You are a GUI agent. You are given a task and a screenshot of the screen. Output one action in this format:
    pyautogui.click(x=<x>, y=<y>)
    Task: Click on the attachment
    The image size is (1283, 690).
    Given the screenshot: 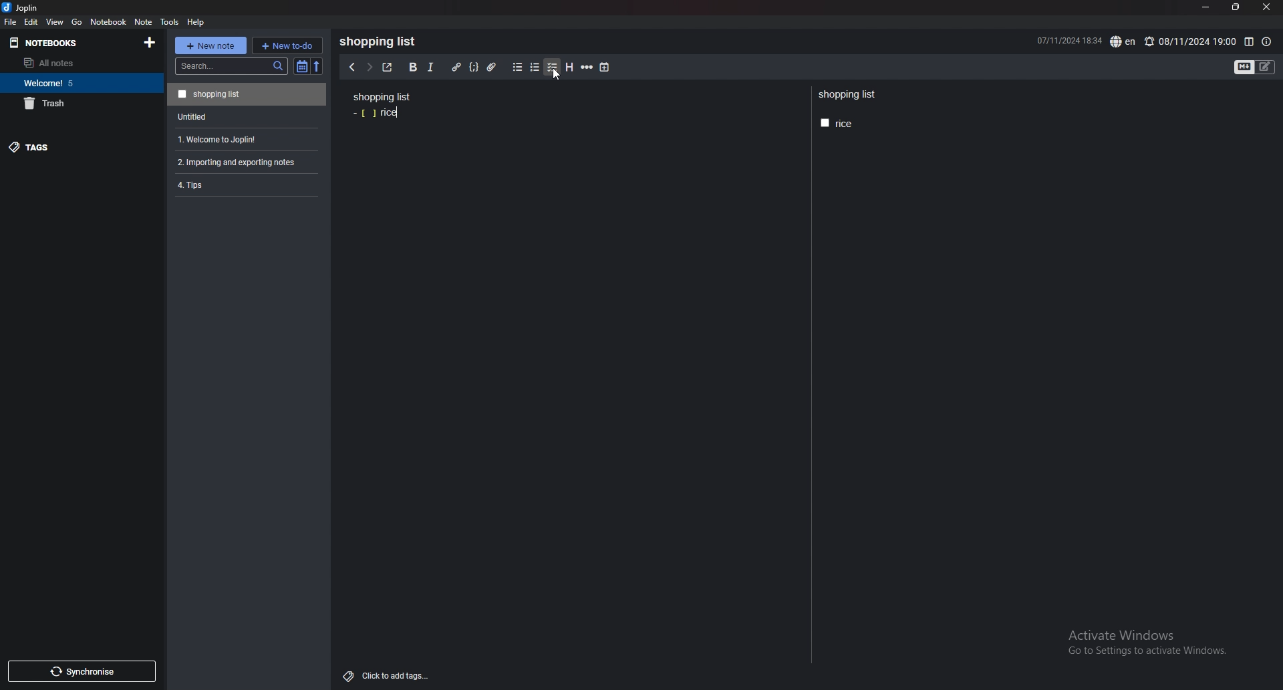 What is the action you would take?
    pyautogui.click(x=494, y=68)
    